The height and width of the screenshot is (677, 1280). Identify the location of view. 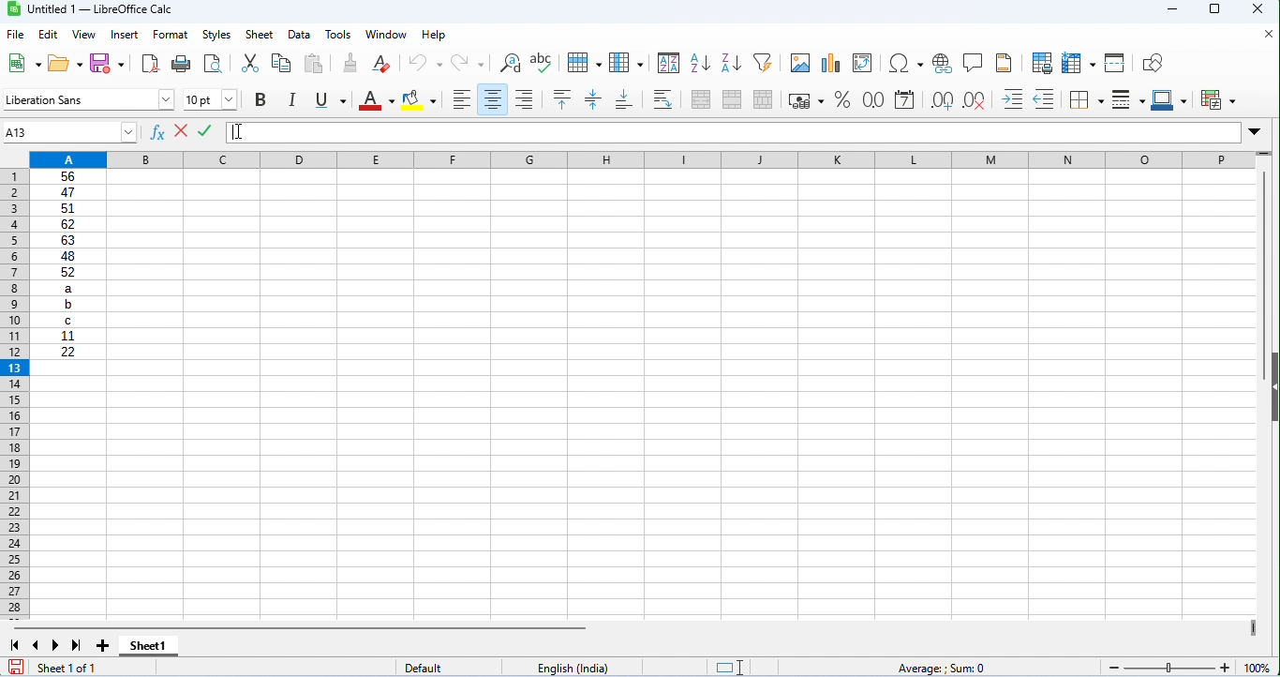
(82, 35).